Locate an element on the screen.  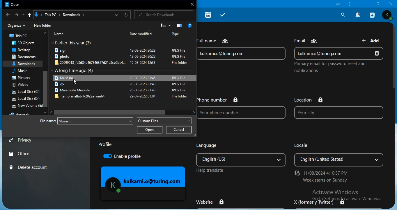
file is located at coordinates (122, 97).